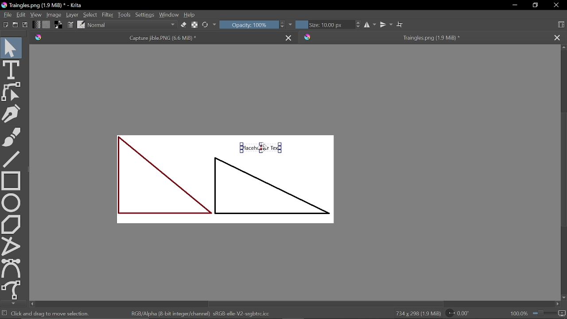  What do you see at coordinates (90, 15) in the screenshot?
I see `Select` at bounding box center [90, 15].